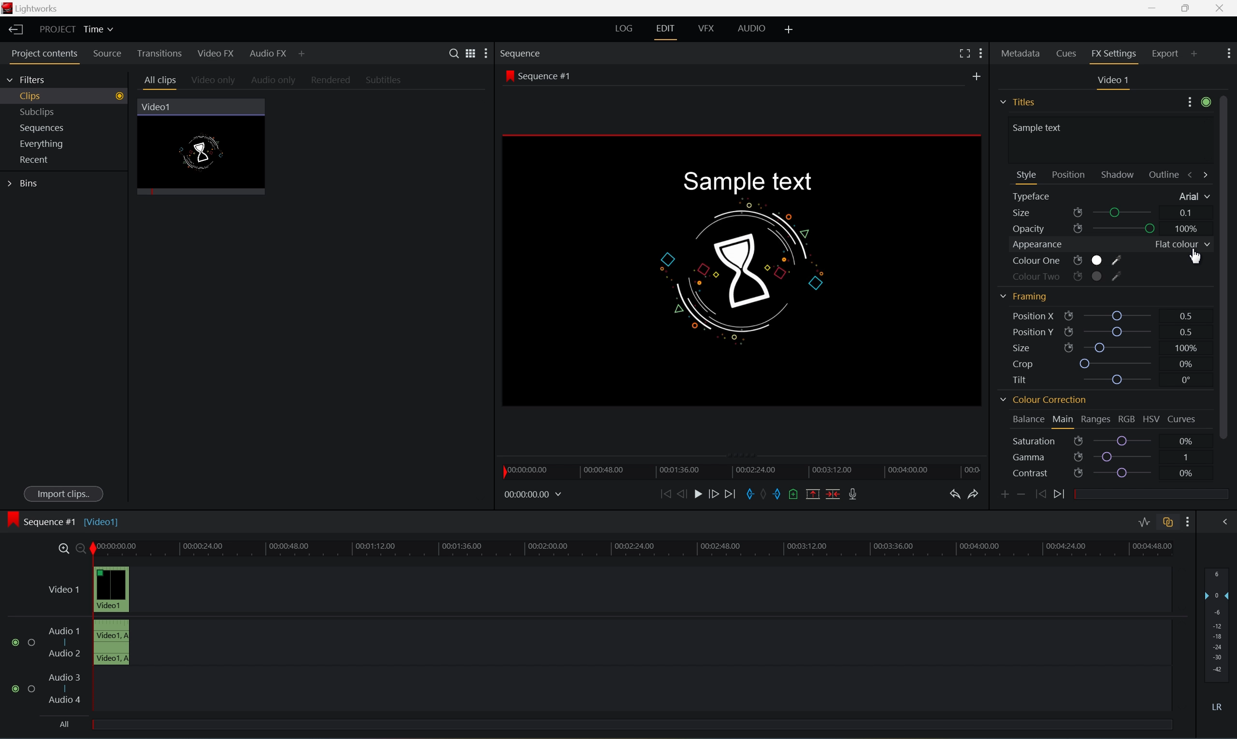 This screenshot has height=739, width=1237. Describe the element at coordinates (1120, 379) in the screenshot. I see `slider` at that location.